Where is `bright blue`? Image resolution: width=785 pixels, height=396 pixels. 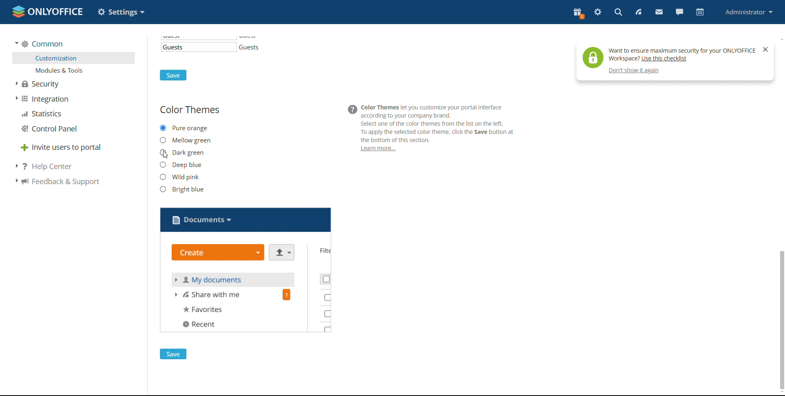 bright blue is located at coordinates (182, 189).